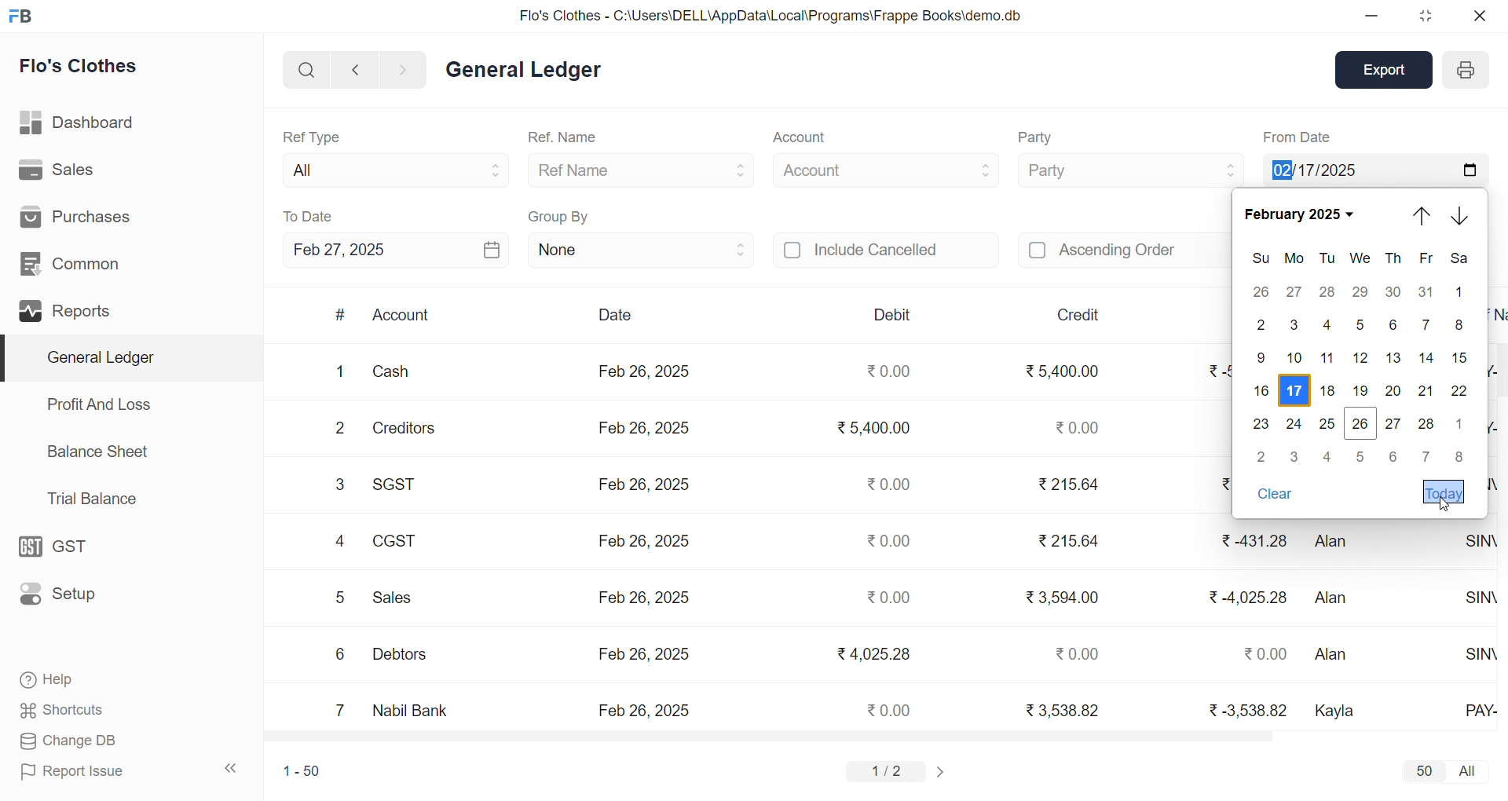 This screenshot has width=1508, height=801. Describe the element at coordinates (401, 369) in the screenshot. I see `Cash` at that location.